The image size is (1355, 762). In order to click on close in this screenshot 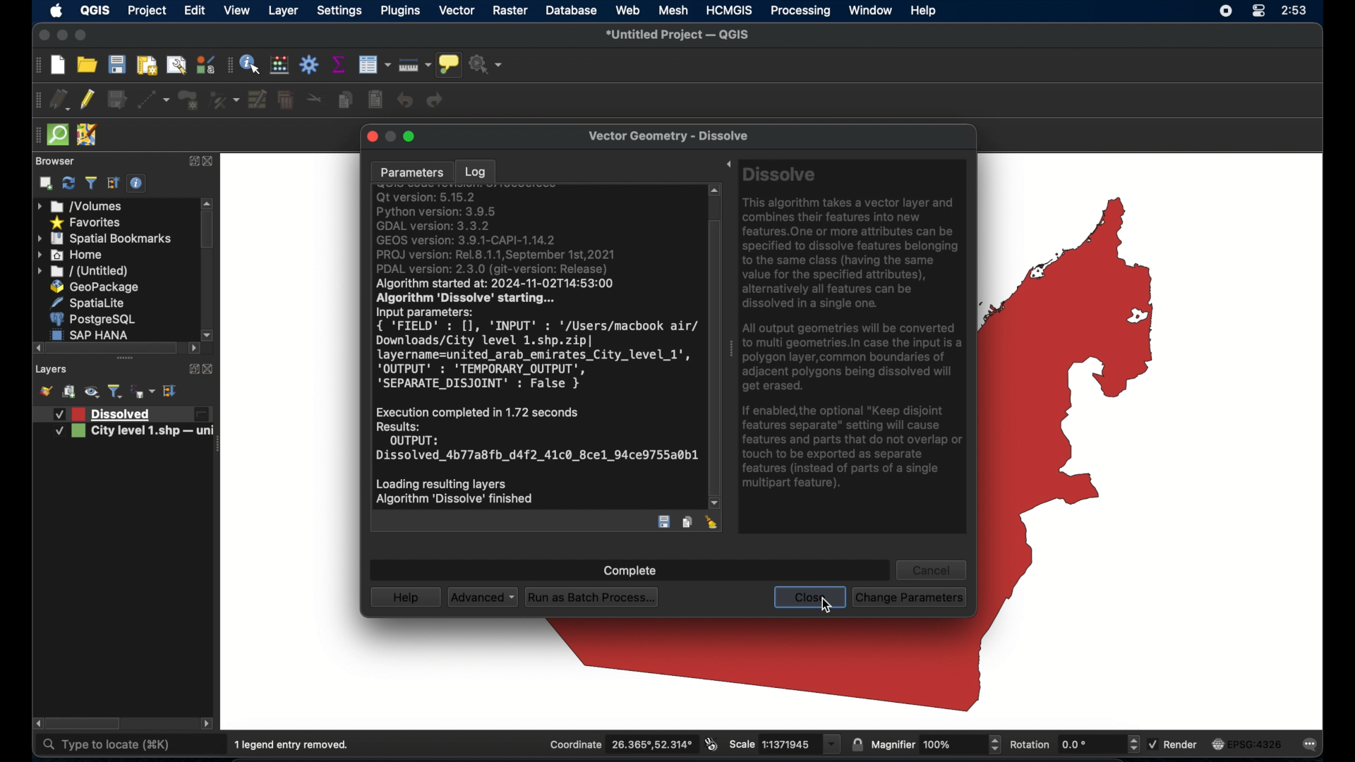, I will do `click(812, 596)`.